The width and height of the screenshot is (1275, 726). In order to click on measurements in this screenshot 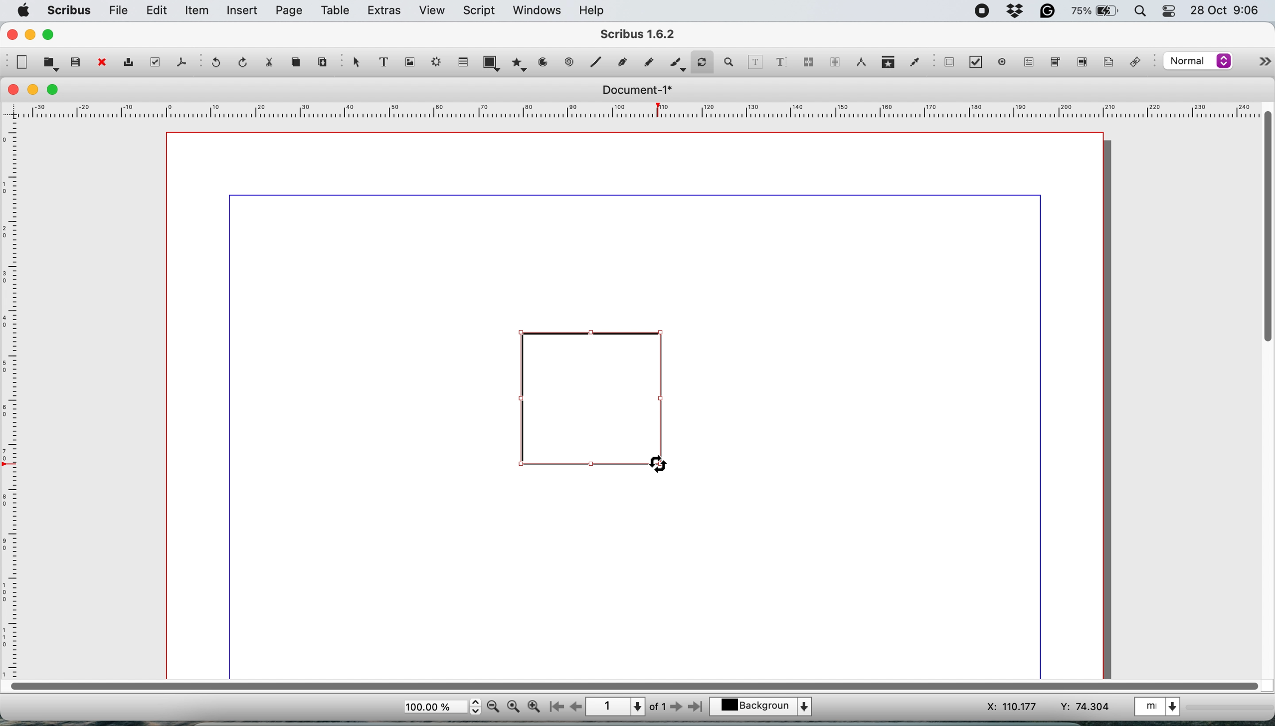, I will do `click(860, 63)`.